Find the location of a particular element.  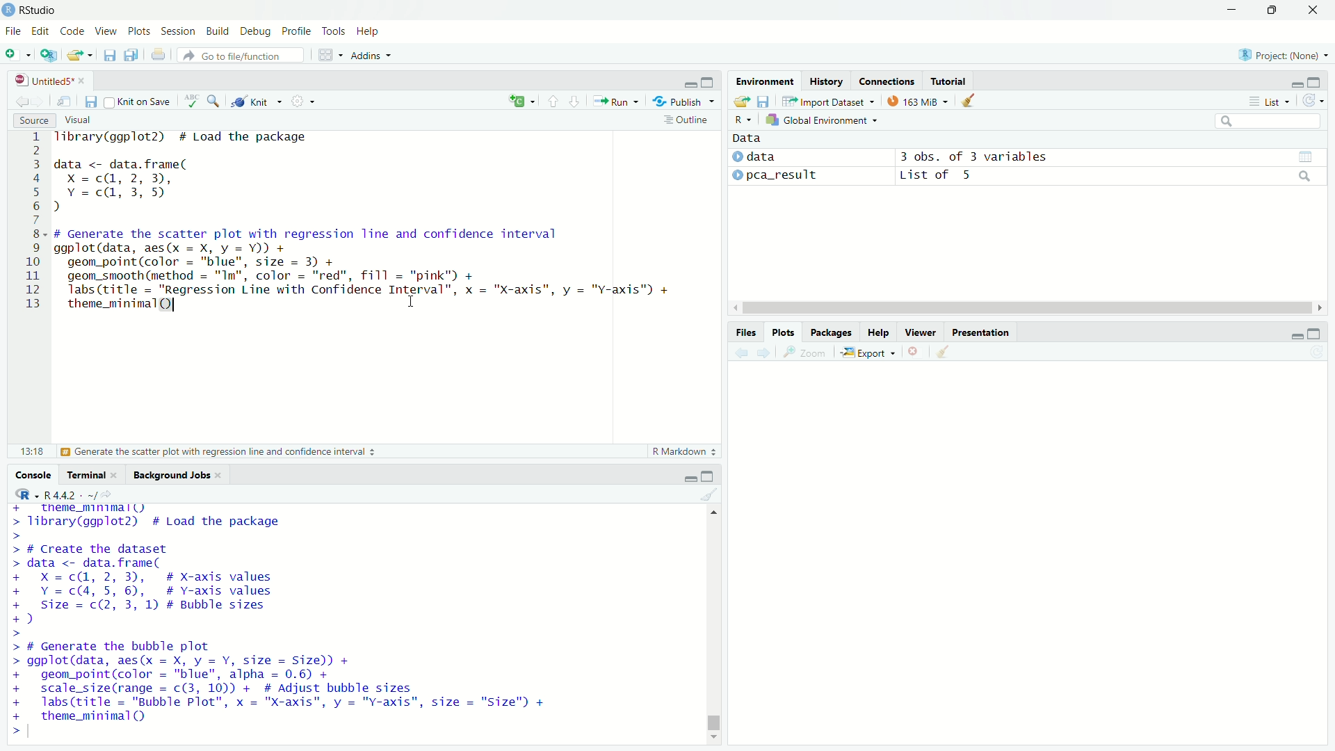

Clear objects from workspace is located at coordinates (969, 101).